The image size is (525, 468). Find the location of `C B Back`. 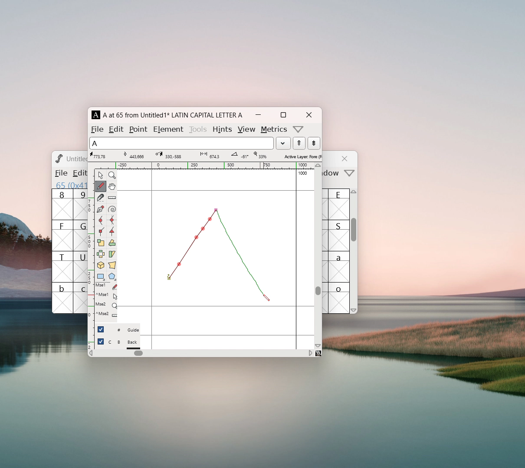

C B Back is located at coordinates (124, 343).